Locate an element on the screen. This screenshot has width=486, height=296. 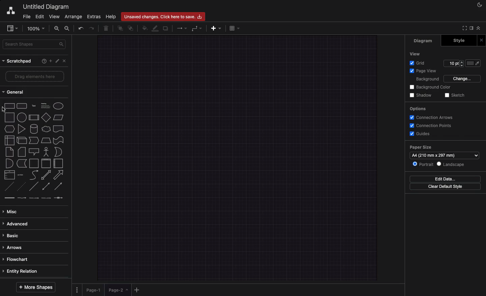
Edit is located at coordinates (39, 16).